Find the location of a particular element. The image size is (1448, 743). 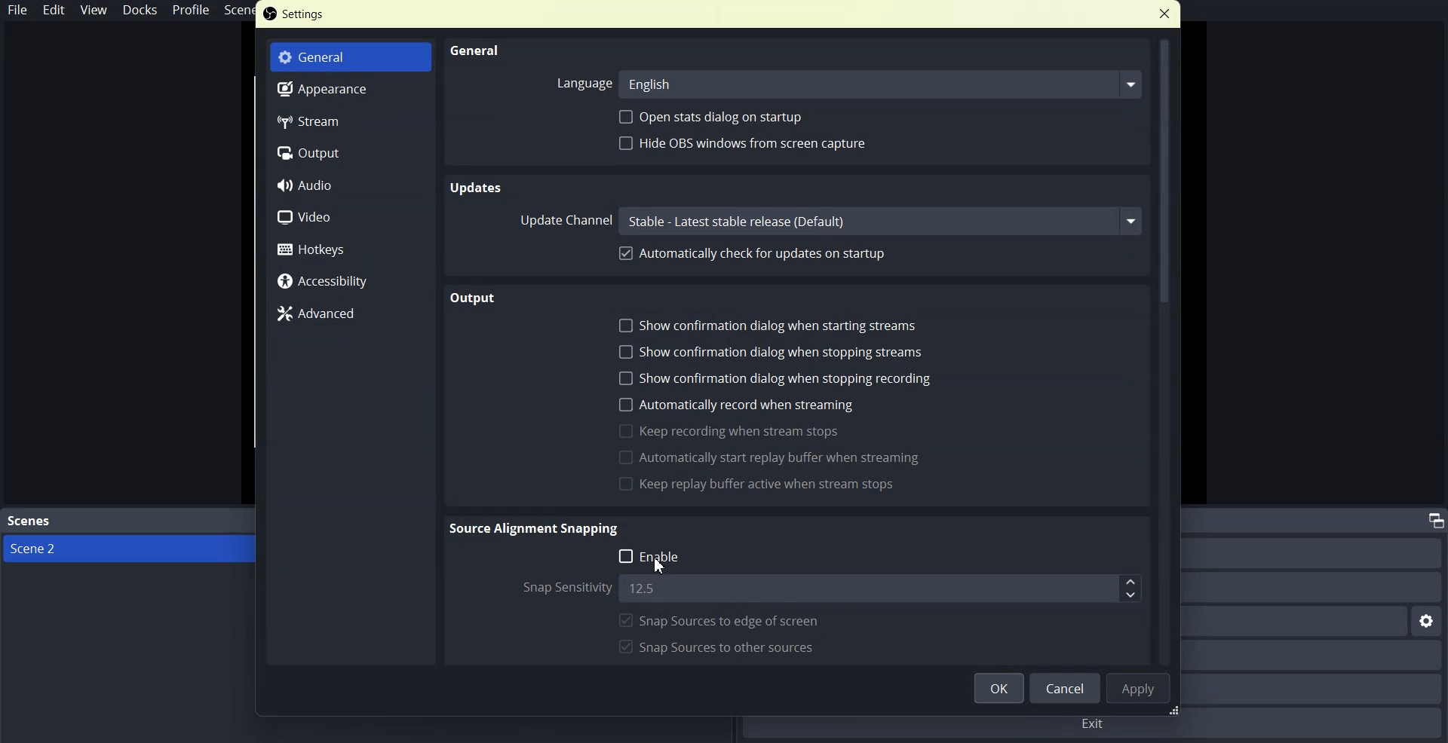

View is located at coordinates (94, 10).